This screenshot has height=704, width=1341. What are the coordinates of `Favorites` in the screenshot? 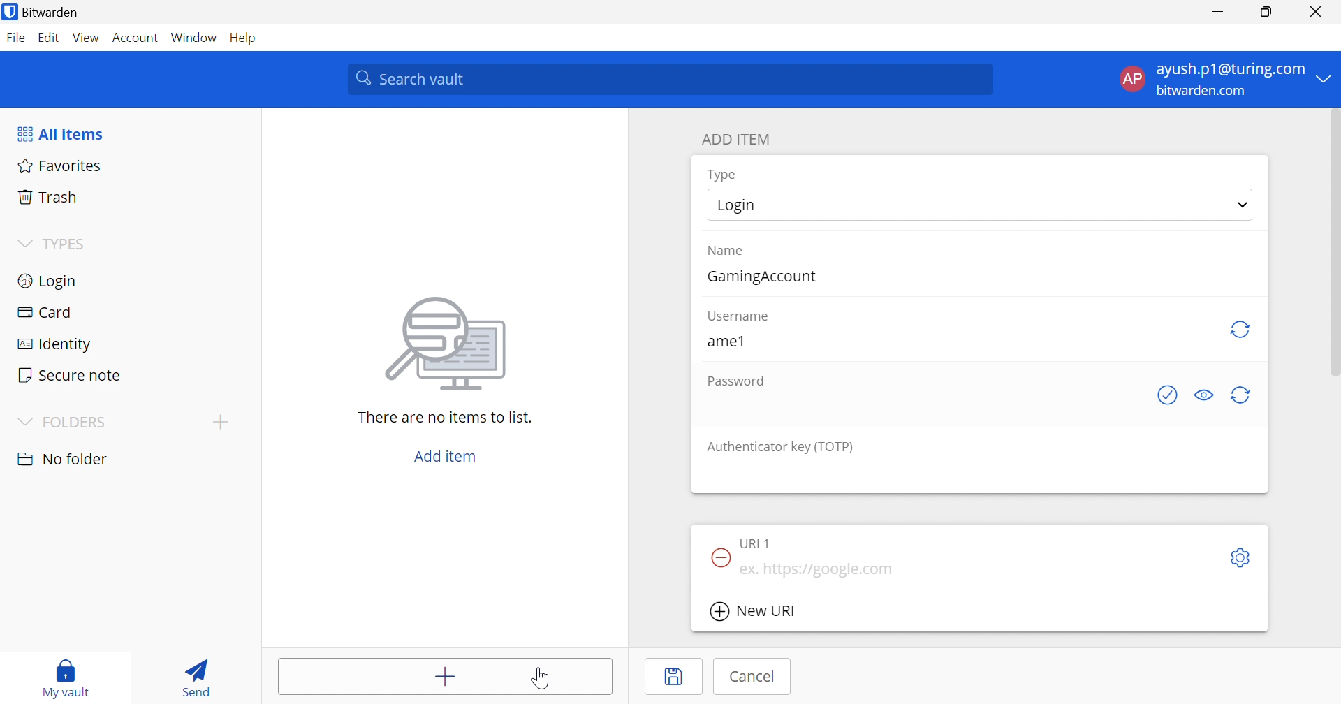 It's located at (60, 167).